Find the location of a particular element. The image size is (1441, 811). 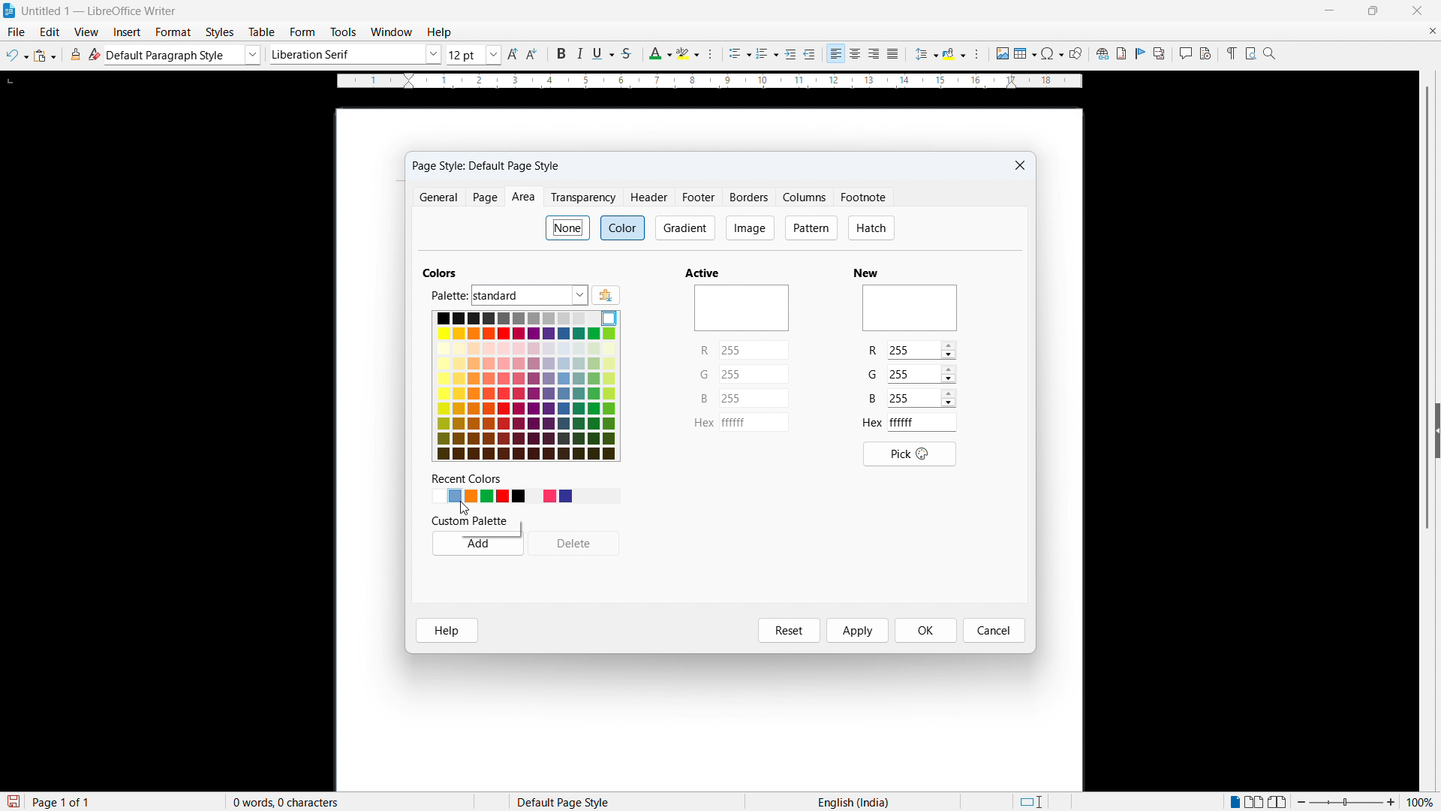

none  is located at coordinates (570, 228).